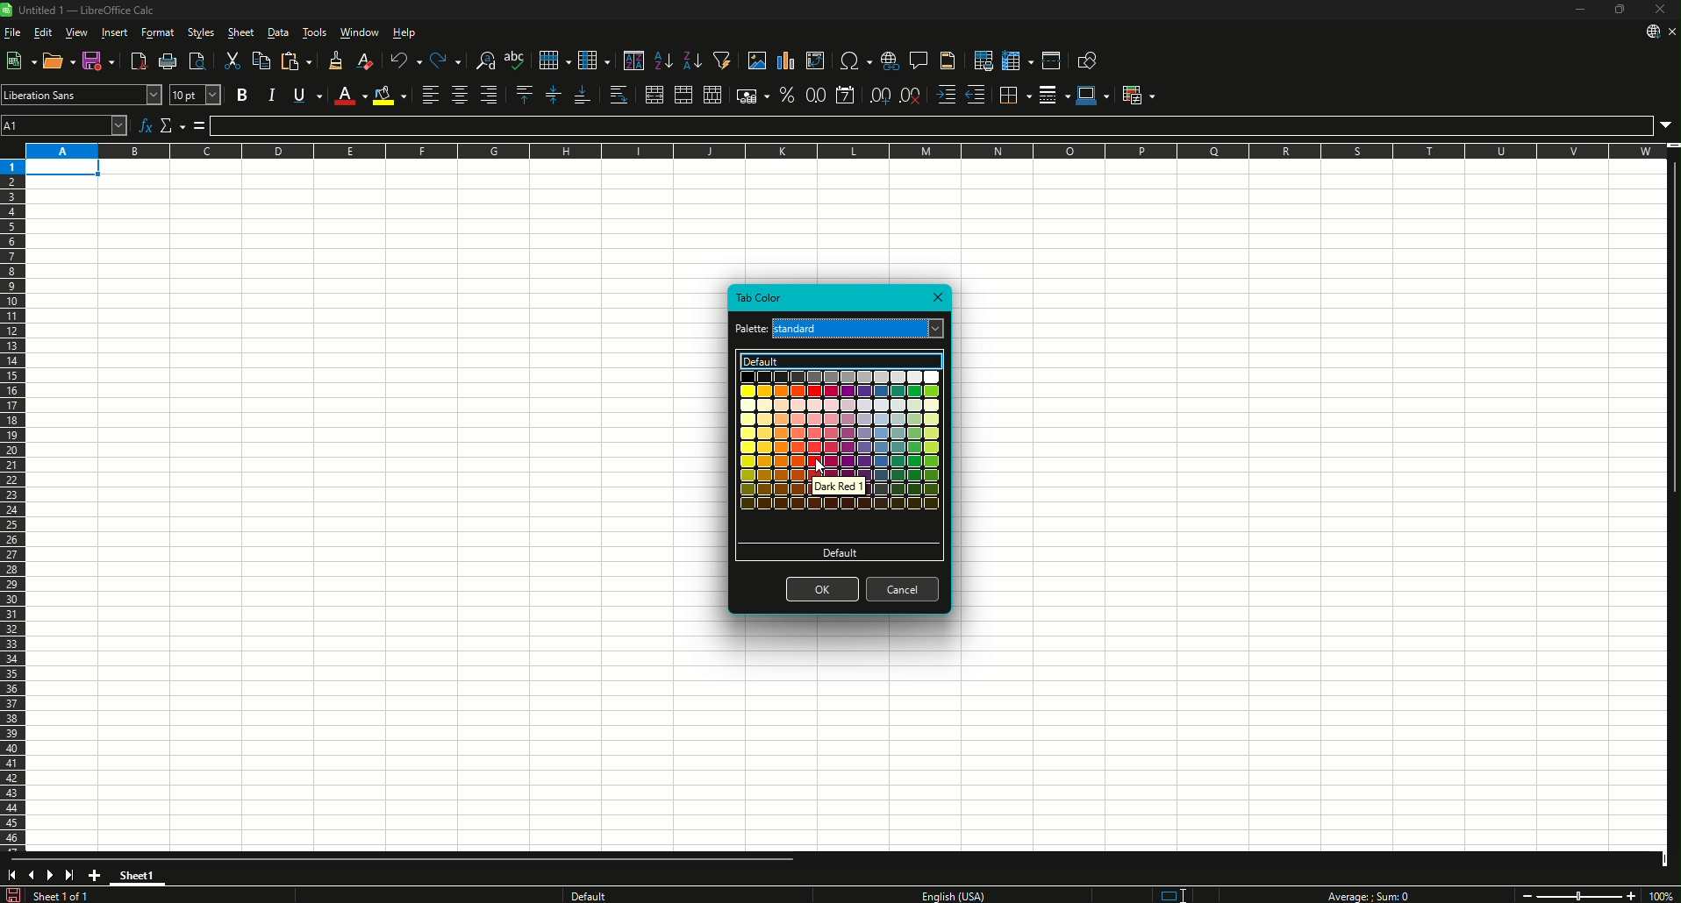 This screenshot has width=1681, height=903. Describe the element at coordinates (937, 297) in the screenshot. I see `Close` at that location.